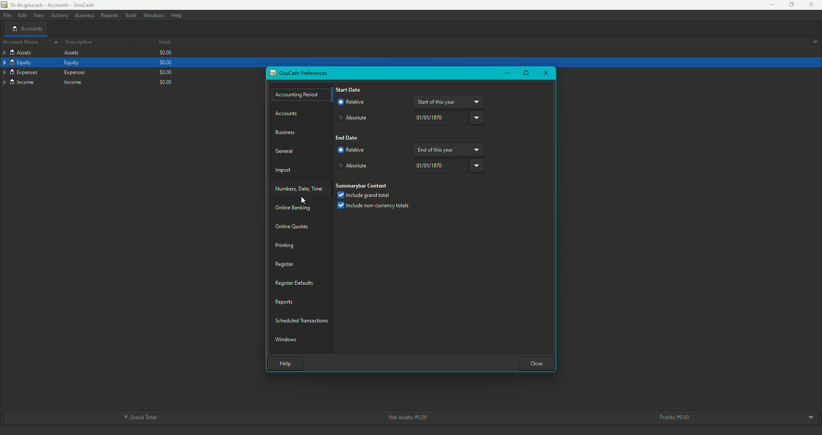 Image resolution: width=822 pixels, height=435 pixels. Describe the element at coordinates (353, 119) in the screenshot. I see `Absolute` at that location.